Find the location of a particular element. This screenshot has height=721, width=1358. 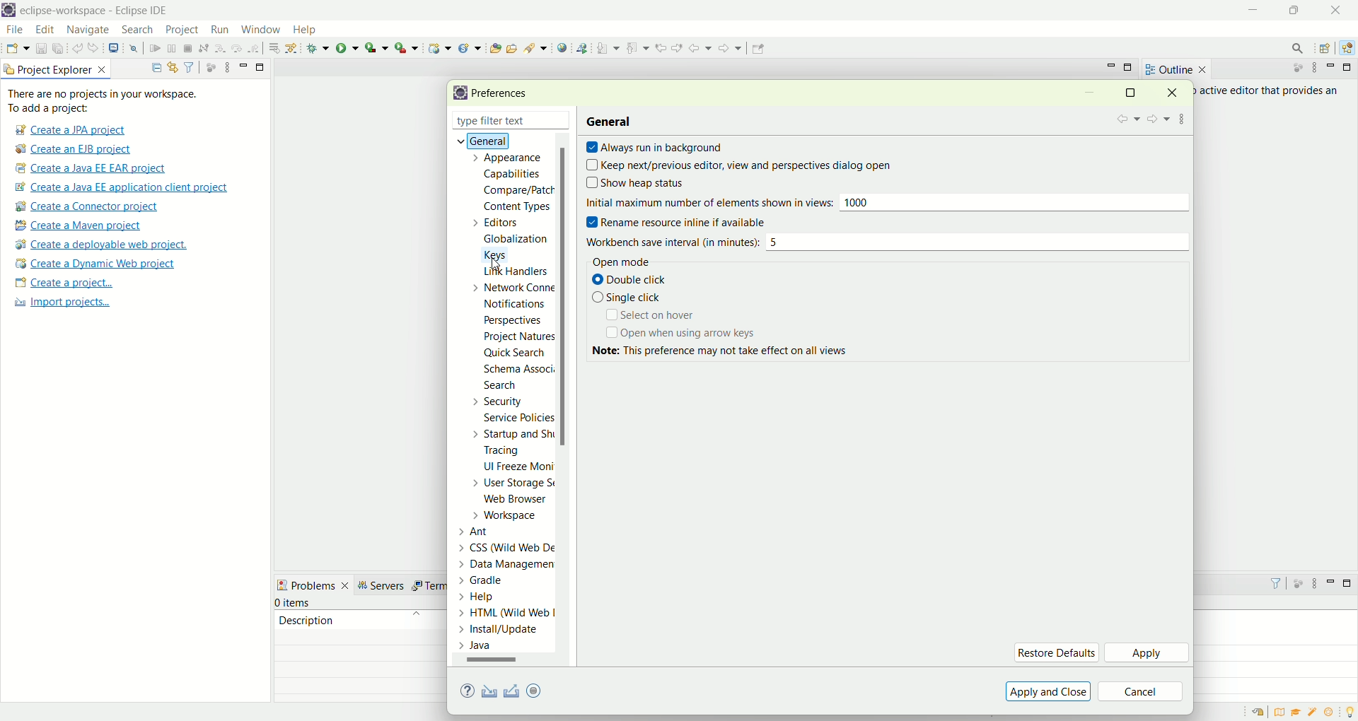

oomph preference is located at coordinates (536, 690).